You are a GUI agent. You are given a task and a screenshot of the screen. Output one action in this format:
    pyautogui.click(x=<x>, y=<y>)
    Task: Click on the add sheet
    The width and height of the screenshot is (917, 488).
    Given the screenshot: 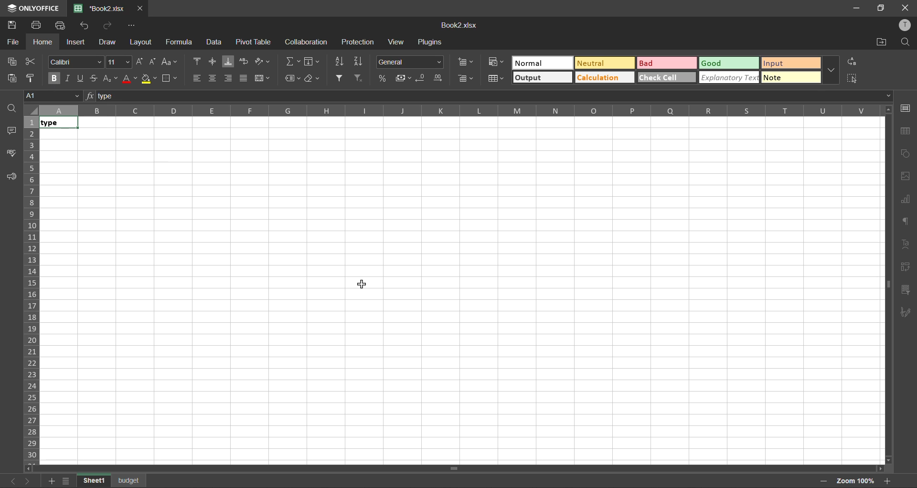 What is the action you would take?
    pyautogui.click(x=51, y=482)
    